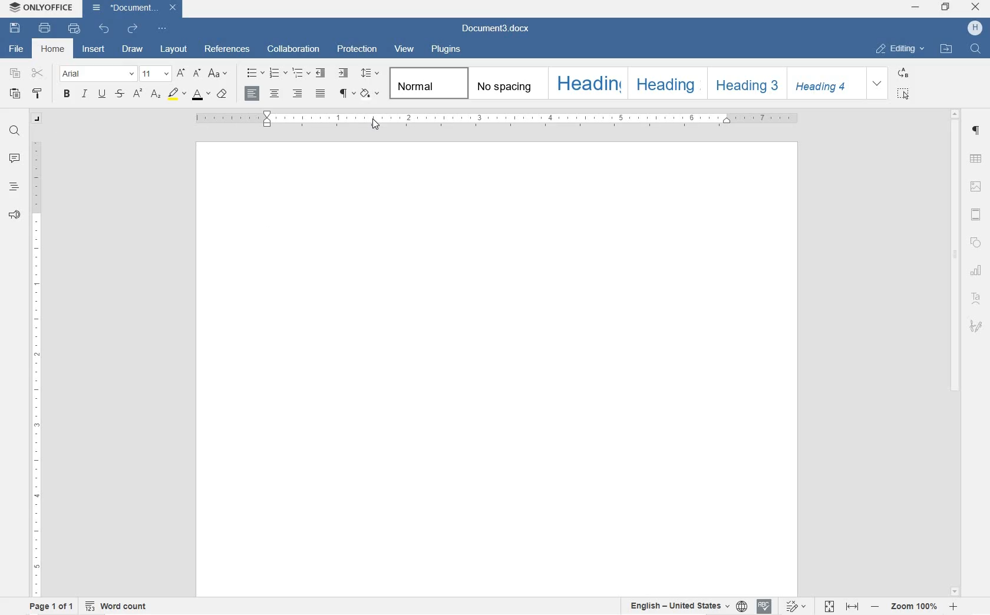 This screenshot has width=990, height=615. Describe the element at coordinates (374, 125) in the screenshot. I see `cursor` at that location.